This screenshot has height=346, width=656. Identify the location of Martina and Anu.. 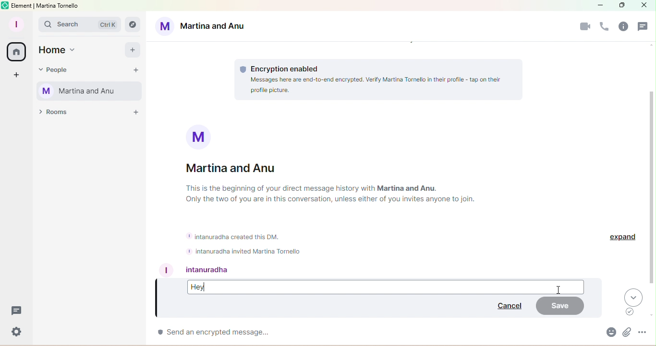
(408, 188).